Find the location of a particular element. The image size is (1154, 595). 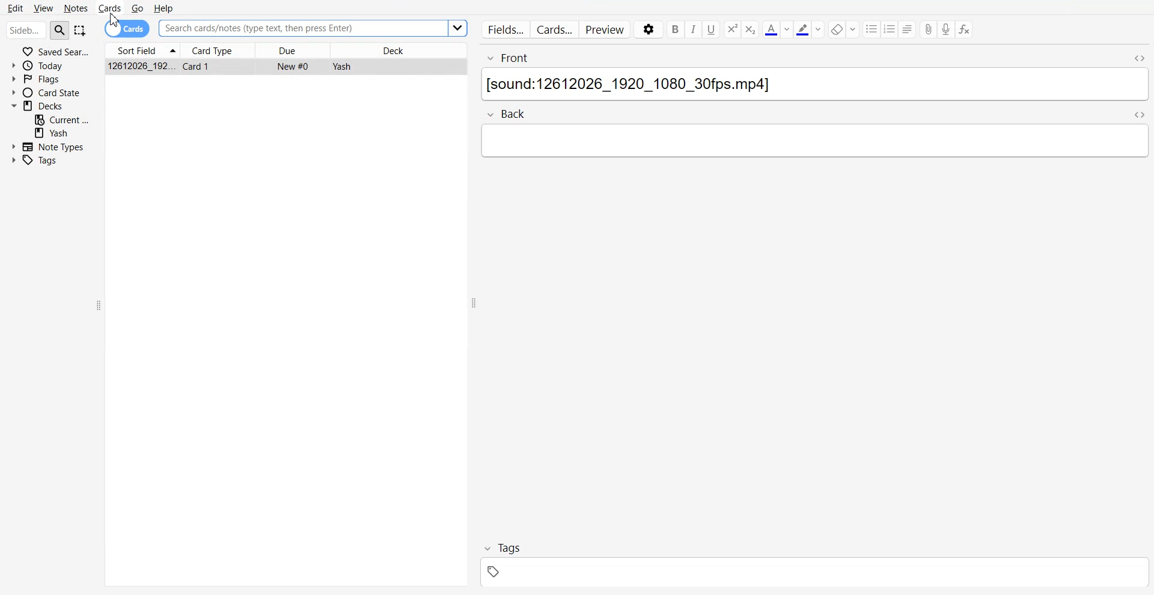

Subscript is located at coordinates (731, 29).